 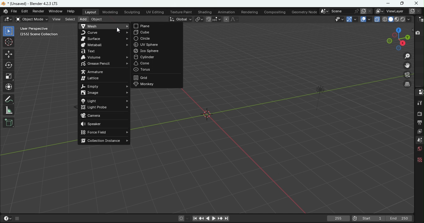 What do you see at coordinates (276, 11) in the screenshot?
I see `Compositing` at bounding box center [276, 11].